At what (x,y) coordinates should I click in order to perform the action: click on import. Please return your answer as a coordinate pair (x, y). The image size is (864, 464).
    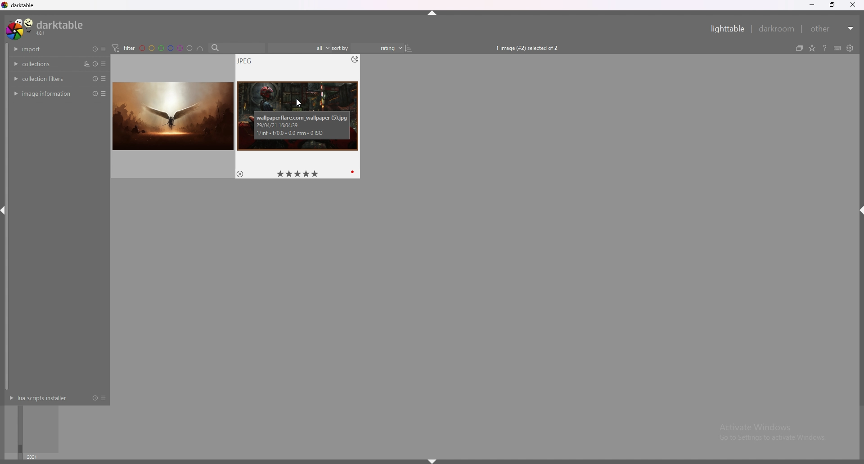
    Looking at the image, I should click on (46, 49).